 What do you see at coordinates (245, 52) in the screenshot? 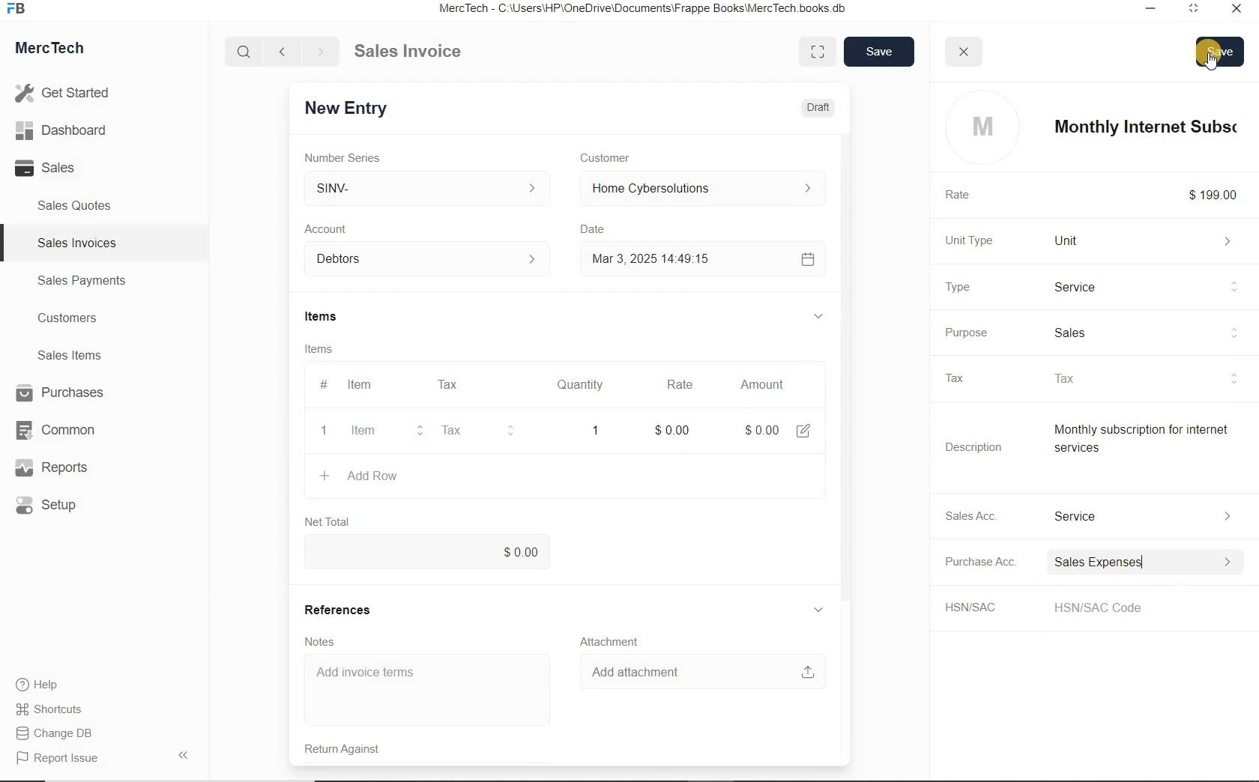
I see `Search` at bounding box center [245, 52].